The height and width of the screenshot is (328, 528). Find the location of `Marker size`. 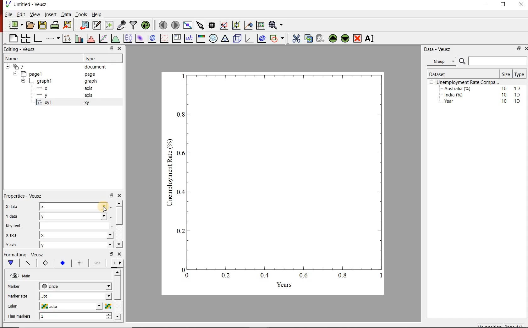

Marker size is located at coordinates (18, 295).